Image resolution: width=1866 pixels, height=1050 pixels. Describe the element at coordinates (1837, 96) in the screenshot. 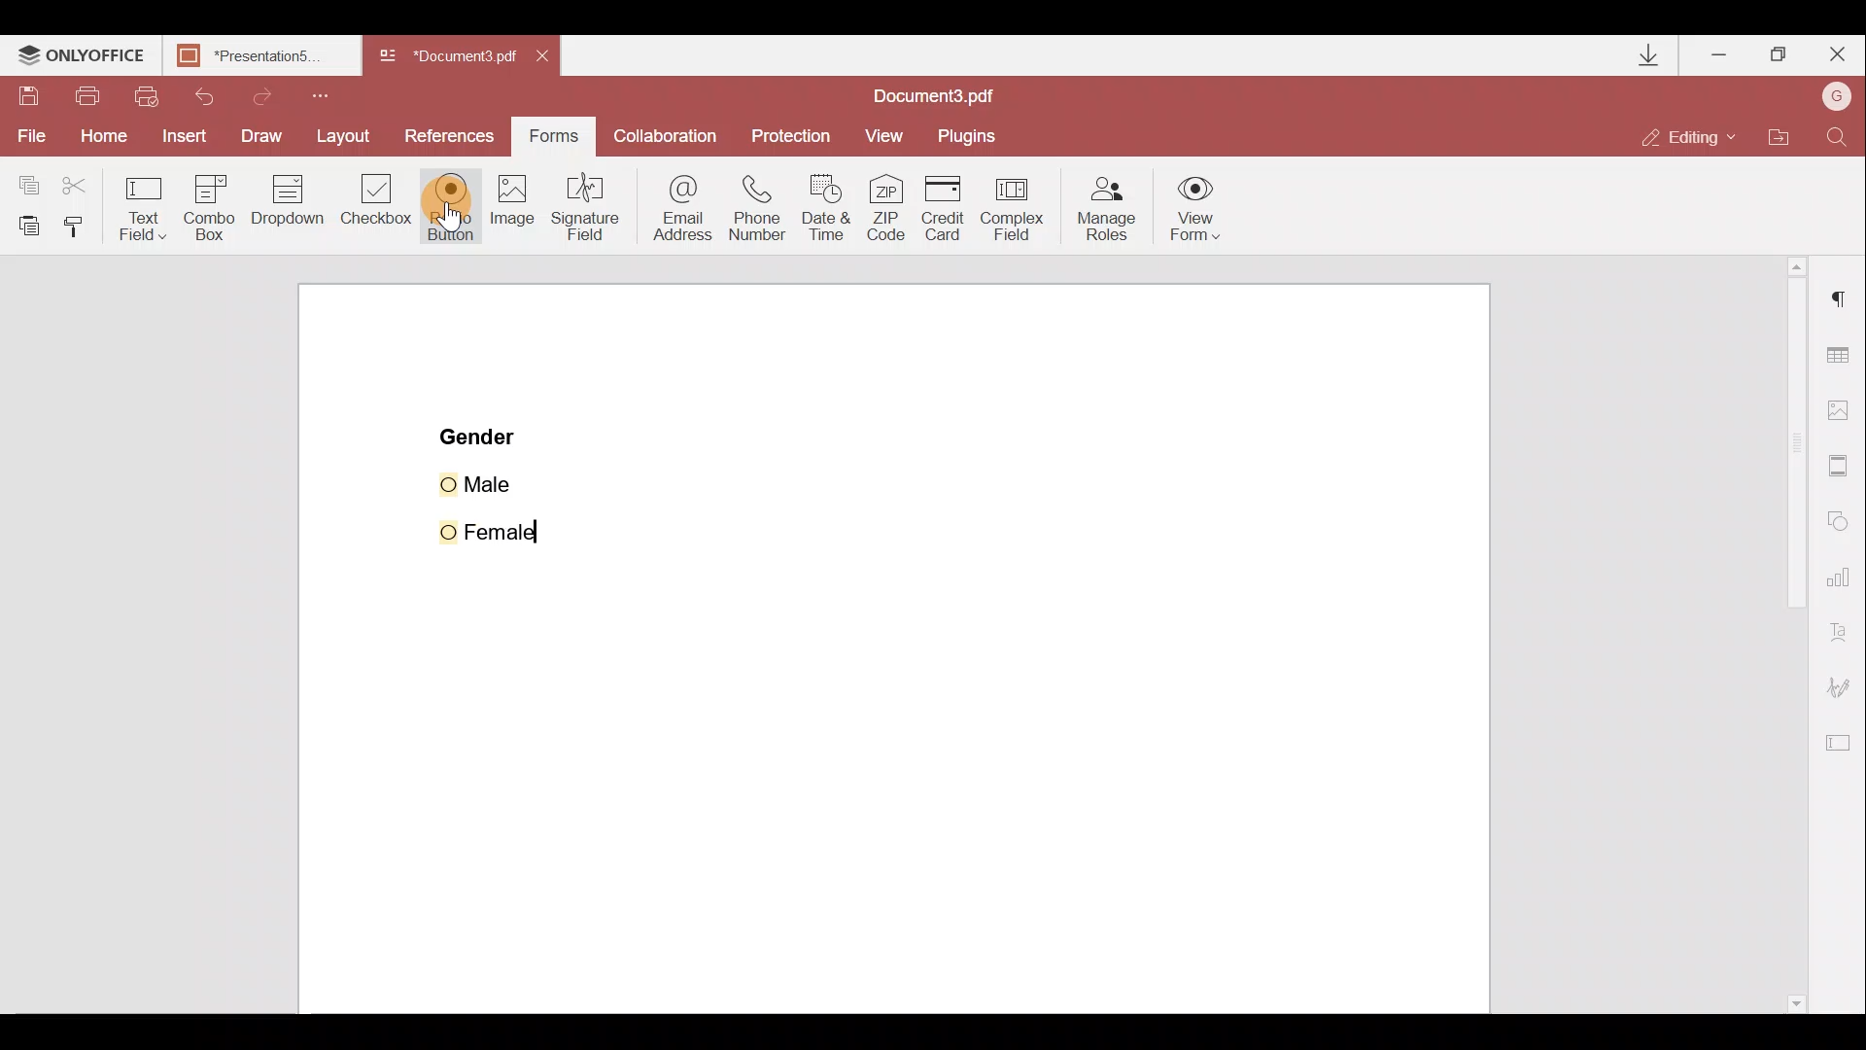

I see `Account name` at that location.